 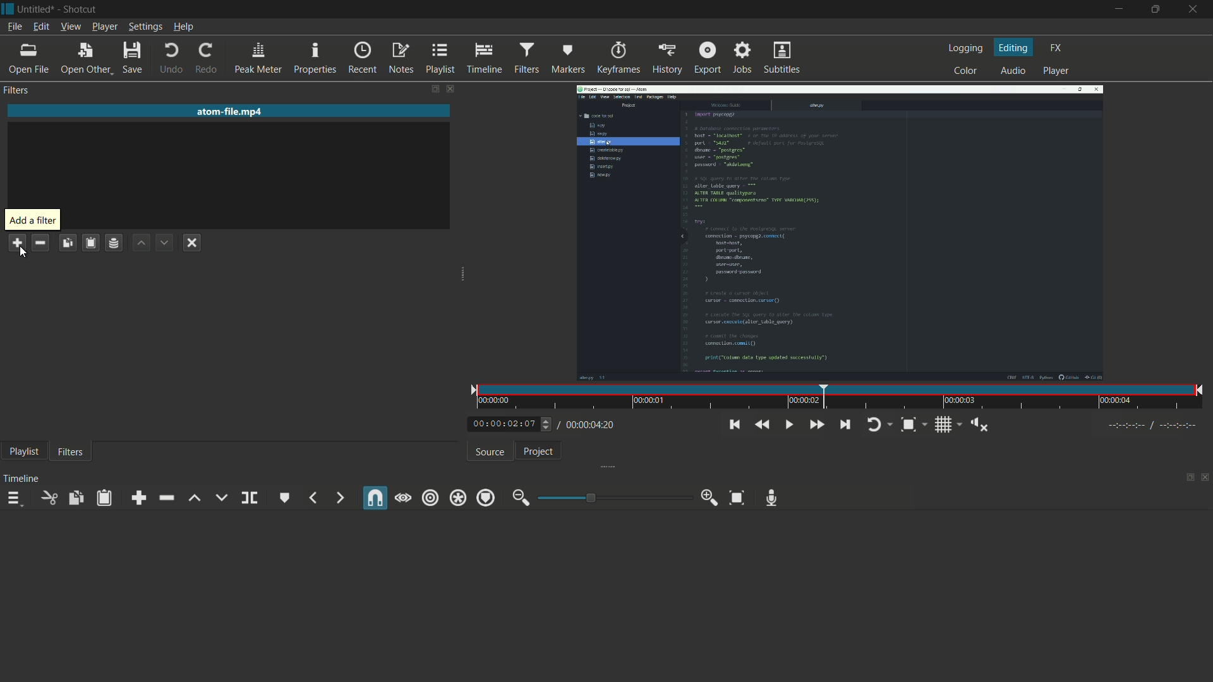 What do you see at coordinates (75, 498) in the screenshot?
I see `copy checked filters` at bounding box center [75, 498].